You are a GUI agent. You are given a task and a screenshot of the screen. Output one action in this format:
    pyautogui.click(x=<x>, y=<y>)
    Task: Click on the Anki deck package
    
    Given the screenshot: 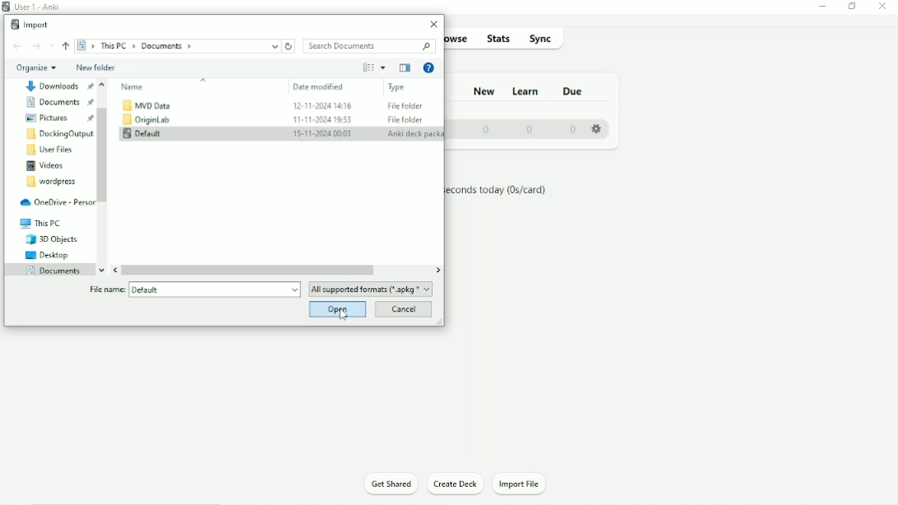 What is the action you would take?
    pyautogui.click(x=414, y=135)
    